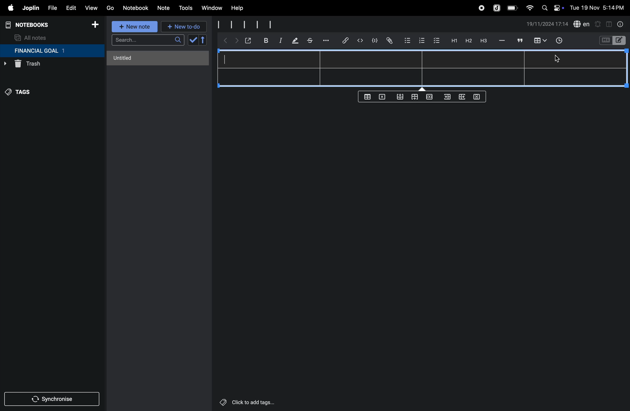  Describe the element at coordinates (547, 24) in the screenshot. I see `date and time` at that location.